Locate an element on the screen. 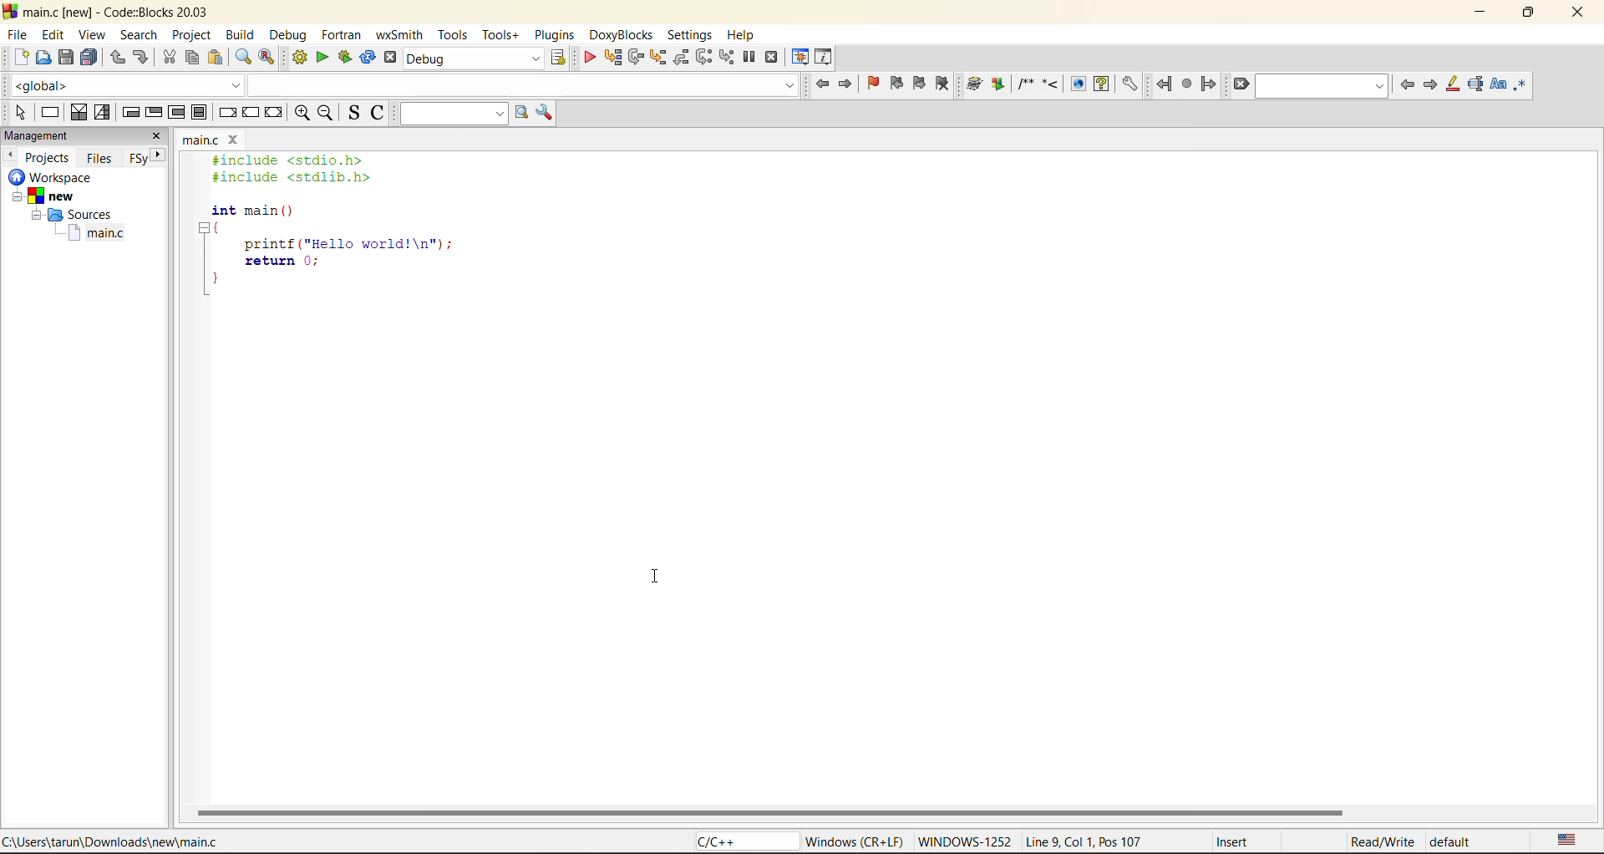 This screenshot has height=854, width=1604. minimize is located at coordinates (1478, 14).